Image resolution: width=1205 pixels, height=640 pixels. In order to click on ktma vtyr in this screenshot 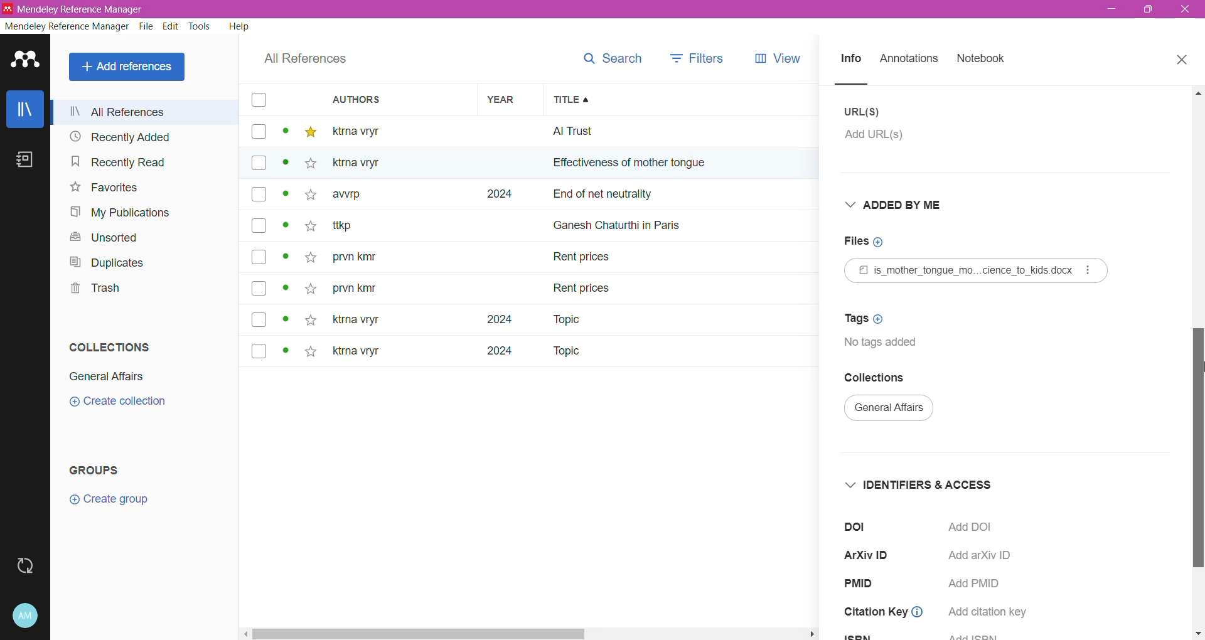, I will do `click(365, 131)`.